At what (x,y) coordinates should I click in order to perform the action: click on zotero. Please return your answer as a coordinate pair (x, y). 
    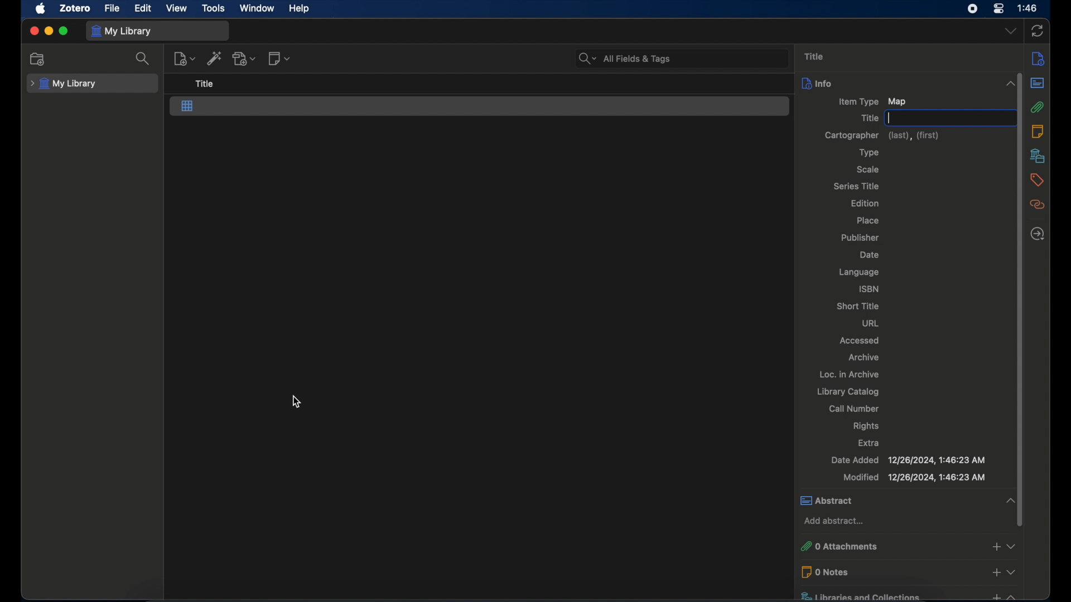
    Looking at the image, I should click on (75, 8).